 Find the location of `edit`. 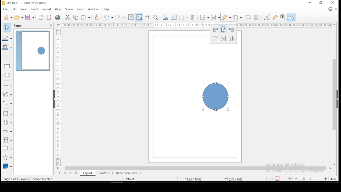

edit is located at coordinates (14, 9).